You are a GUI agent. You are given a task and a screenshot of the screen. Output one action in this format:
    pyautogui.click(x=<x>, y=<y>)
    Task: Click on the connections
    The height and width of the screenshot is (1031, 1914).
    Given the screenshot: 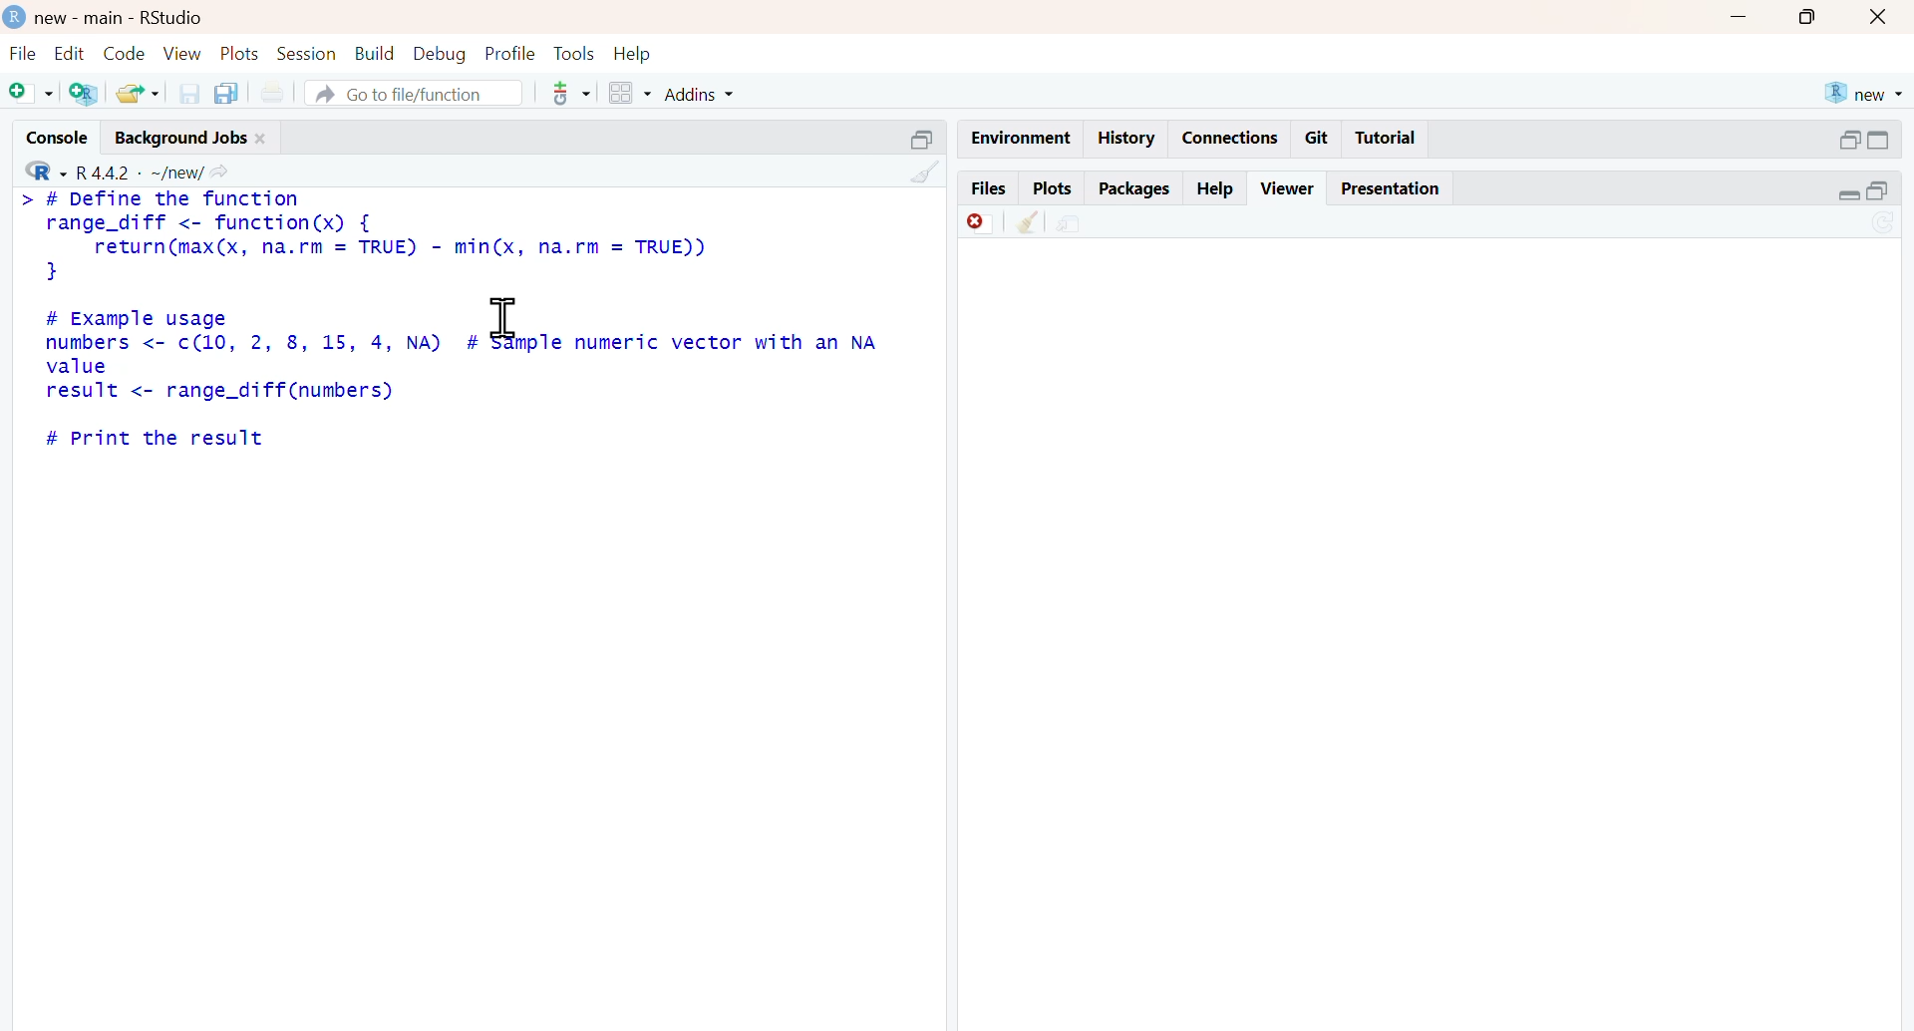 What is the action you would take?
    pyautogui.click(x=1231, y=139)
    